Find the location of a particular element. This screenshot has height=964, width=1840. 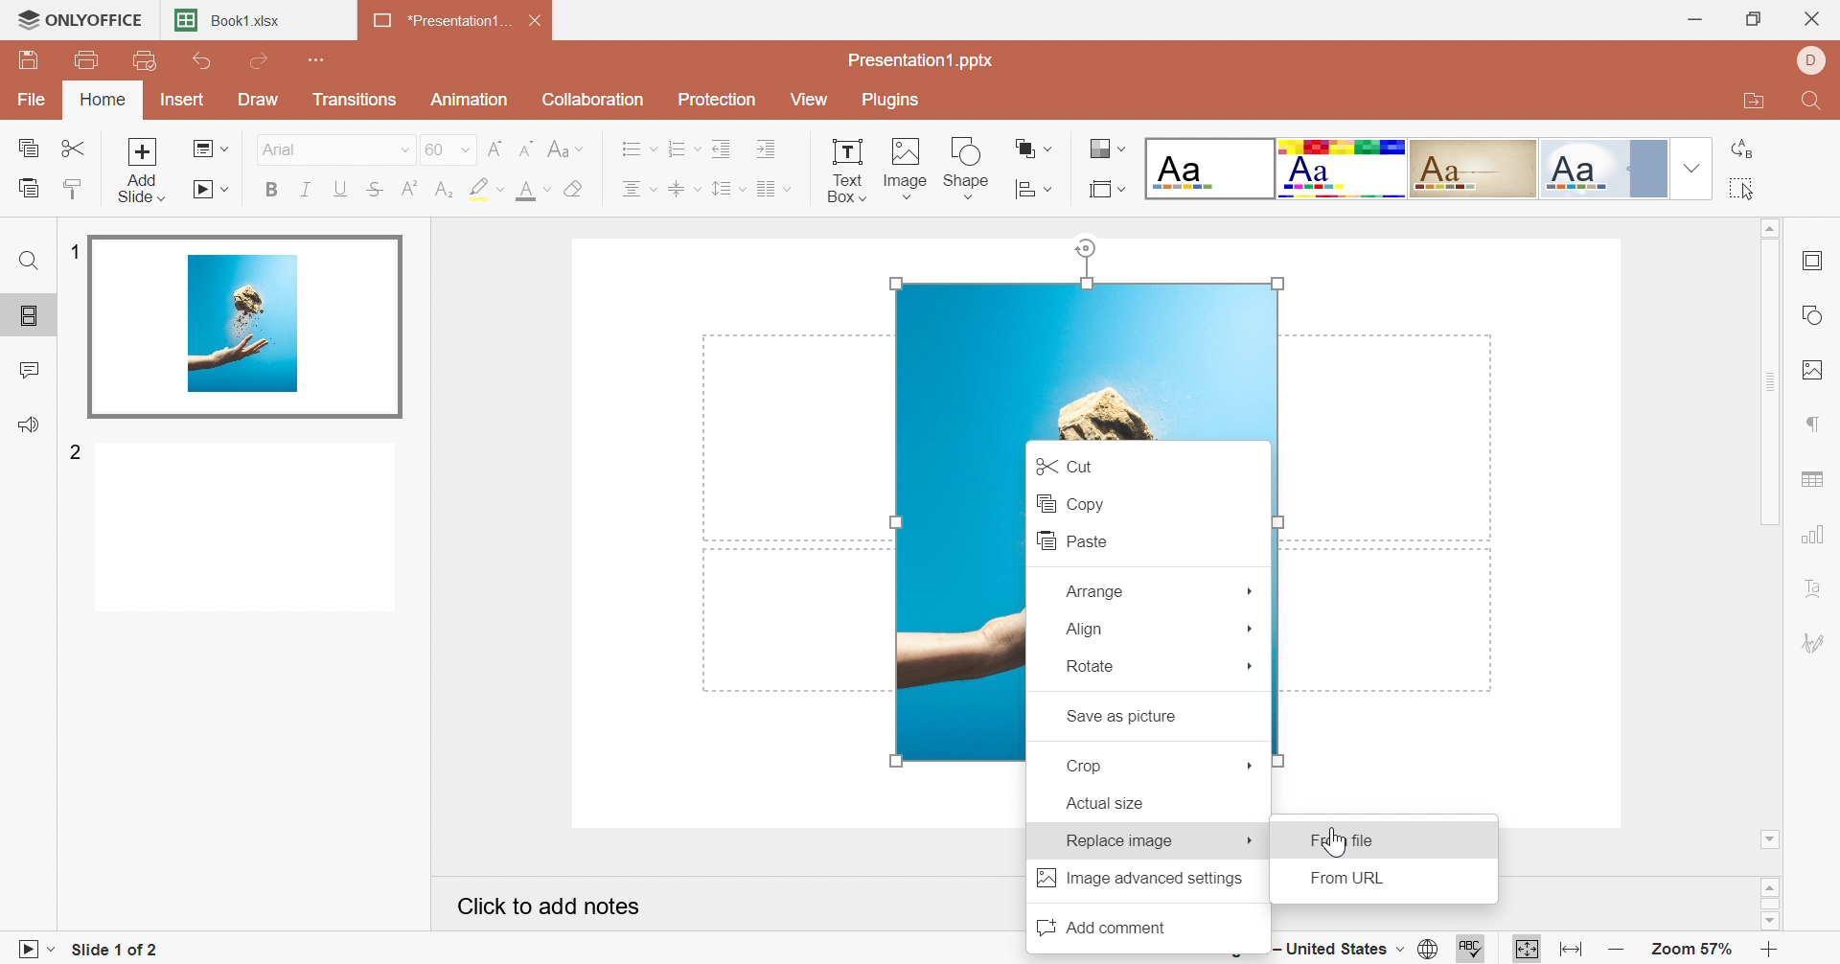

Print Preview is located at coordinates (144, 60).